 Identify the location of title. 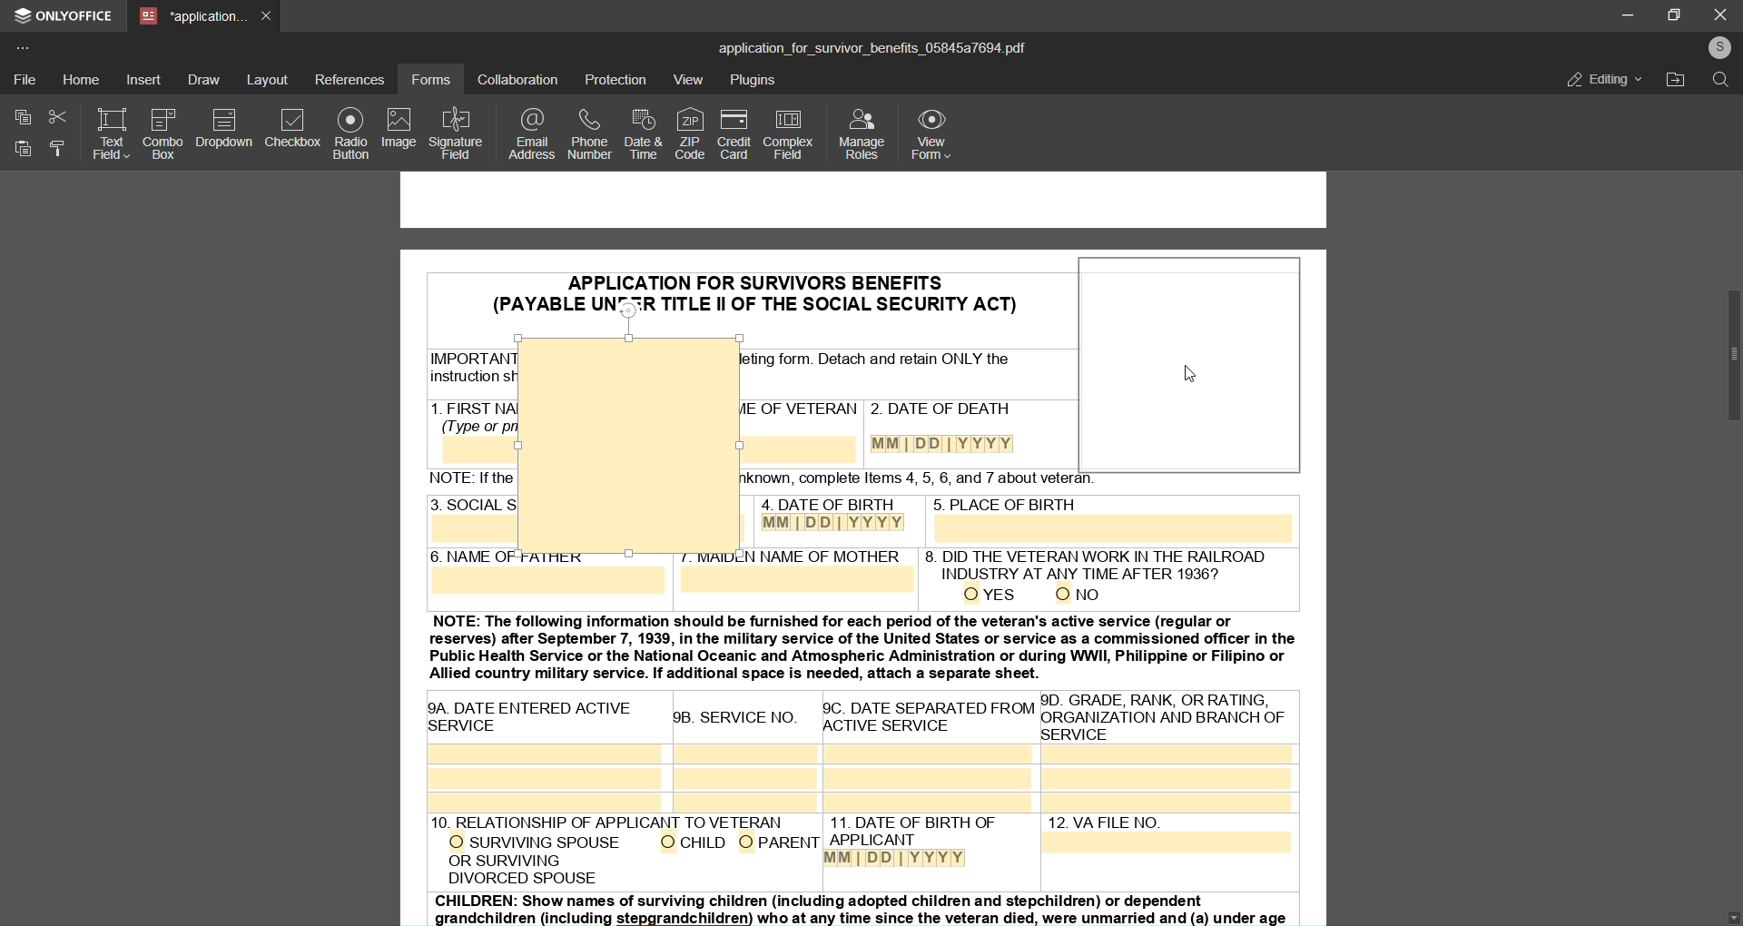
(871, 46).